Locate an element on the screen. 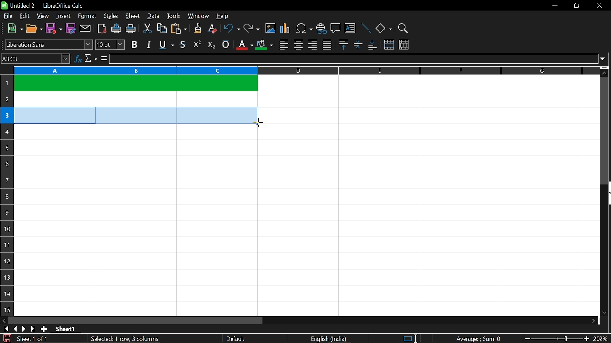 The height and width of the screenshot is (343, 611). insert hyperlink is located at coordinates (321, 28).